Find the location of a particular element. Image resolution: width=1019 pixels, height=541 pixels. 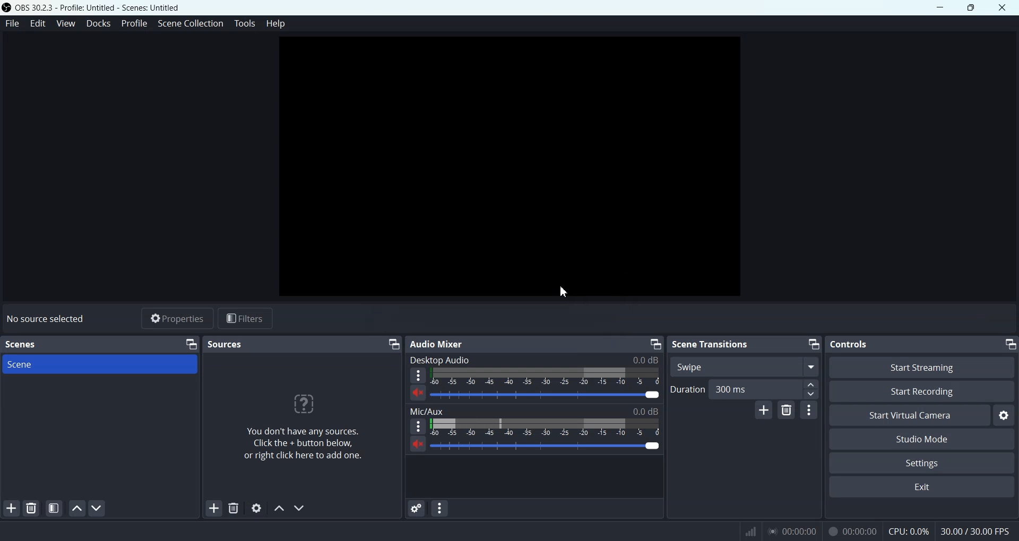

Minimize is located at coordinates (394, 344).